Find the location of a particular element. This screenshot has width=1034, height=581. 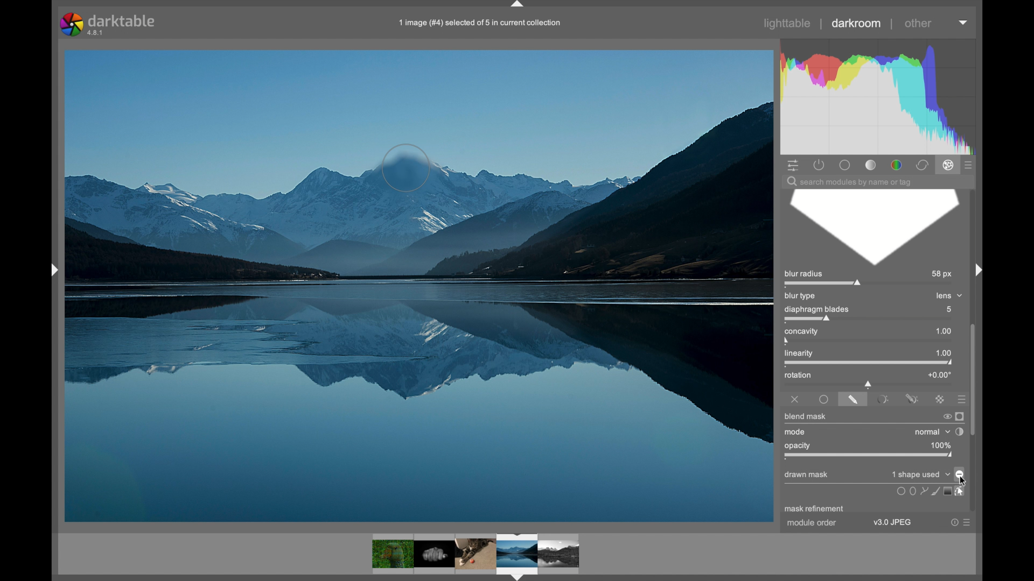

select is located at coordinates (963, 492).